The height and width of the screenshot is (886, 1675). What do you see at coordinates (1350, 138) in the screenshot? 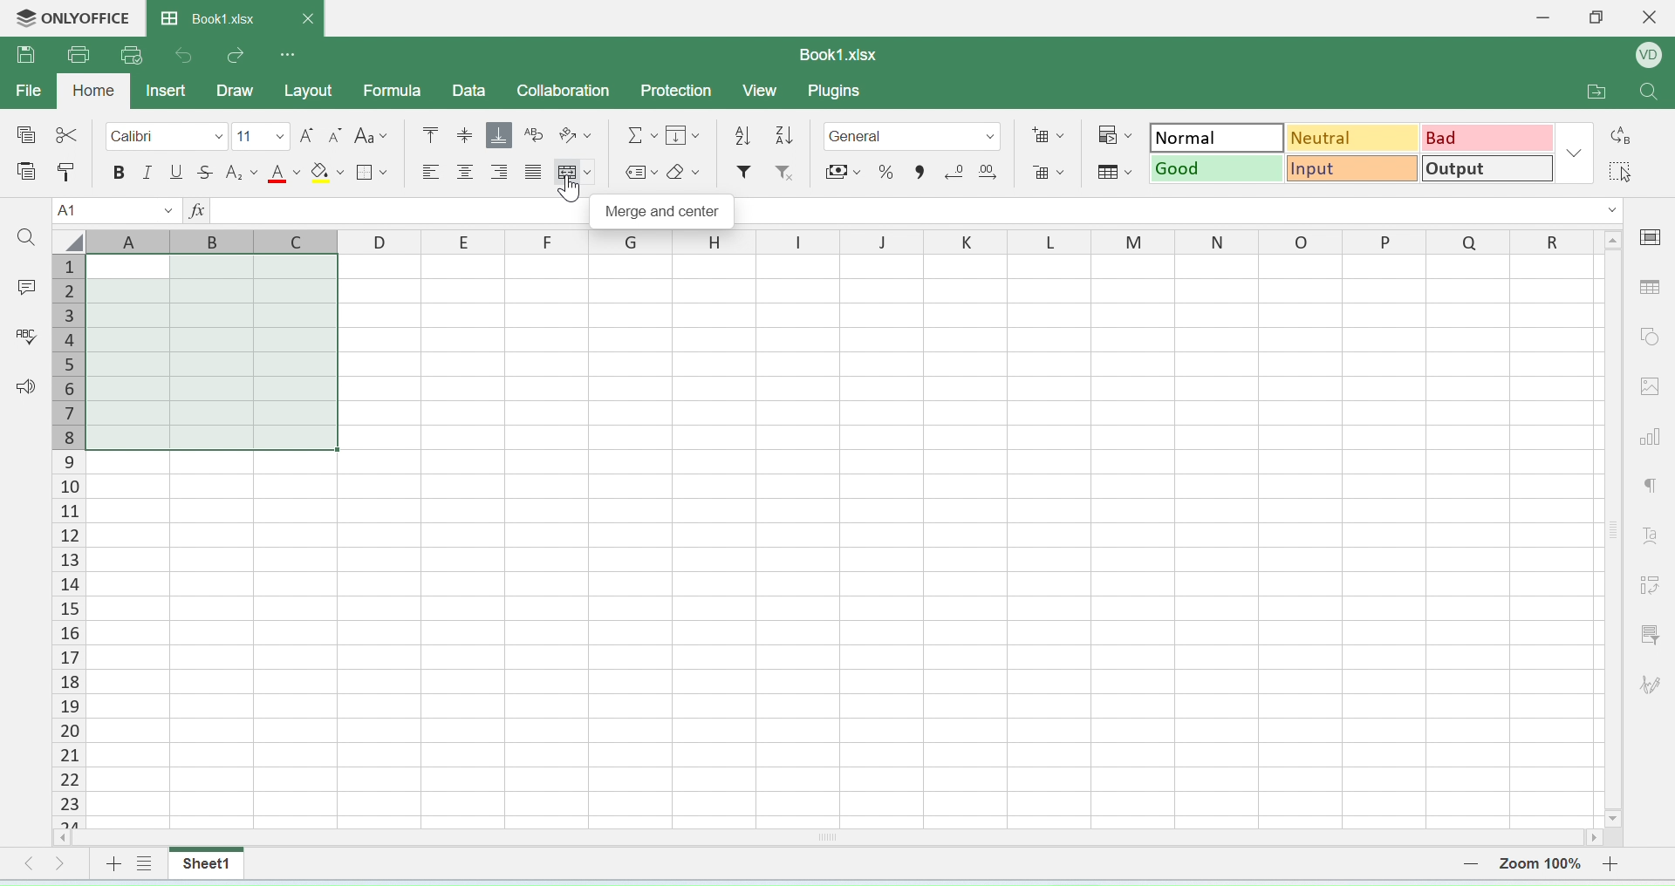
I see `neutral` at bounding box center [1350, 138].